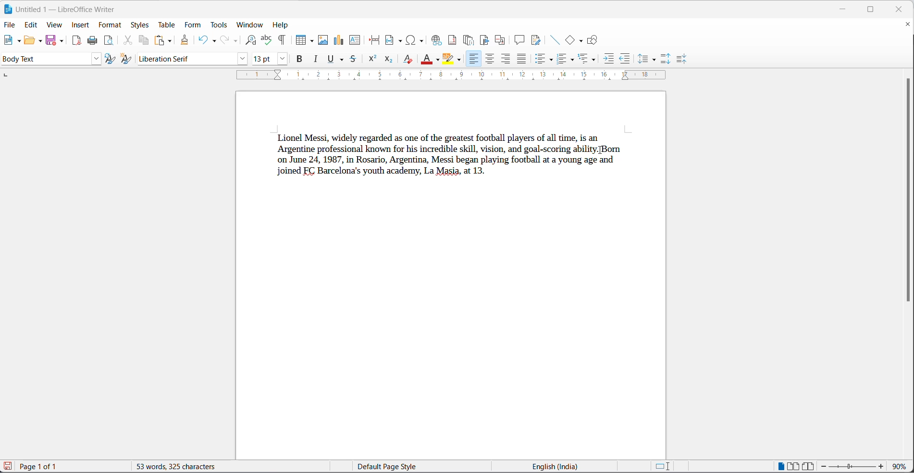  Describe the element at coordinates (127, 59) in the screenshot. I see `create new style from selection` at that location.